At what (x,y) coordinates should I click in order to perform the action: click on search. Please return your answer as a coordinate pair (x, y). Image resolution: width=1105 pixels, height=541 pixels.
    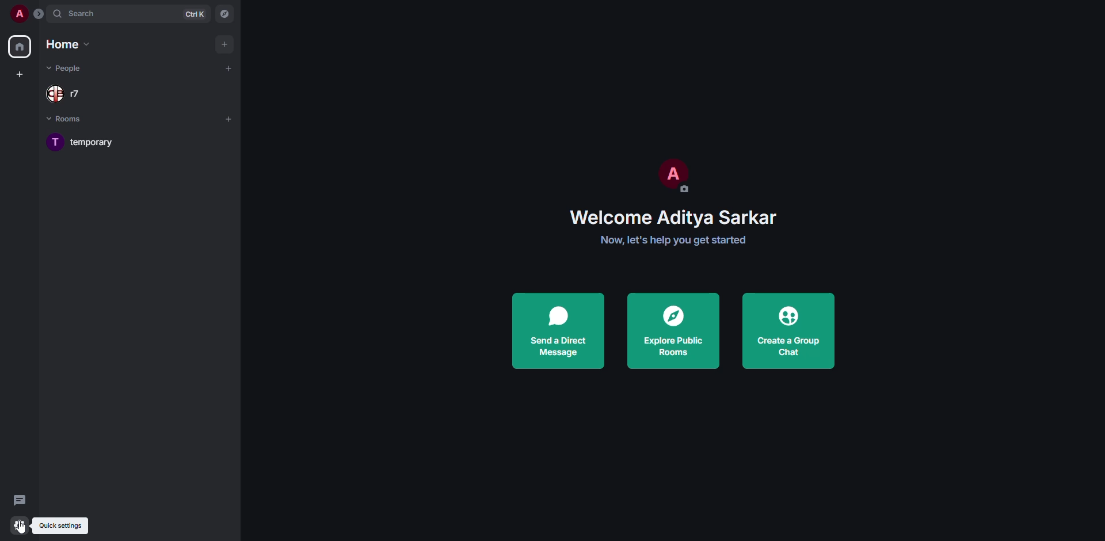
    Looking at the image, I should click on (112, 13).